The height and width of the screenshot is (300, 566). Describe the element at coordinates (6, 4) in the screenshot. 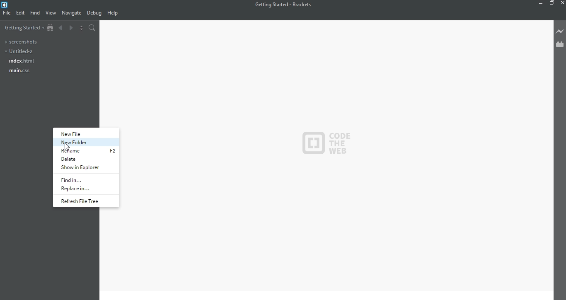

I see `brackets icon` at that location.